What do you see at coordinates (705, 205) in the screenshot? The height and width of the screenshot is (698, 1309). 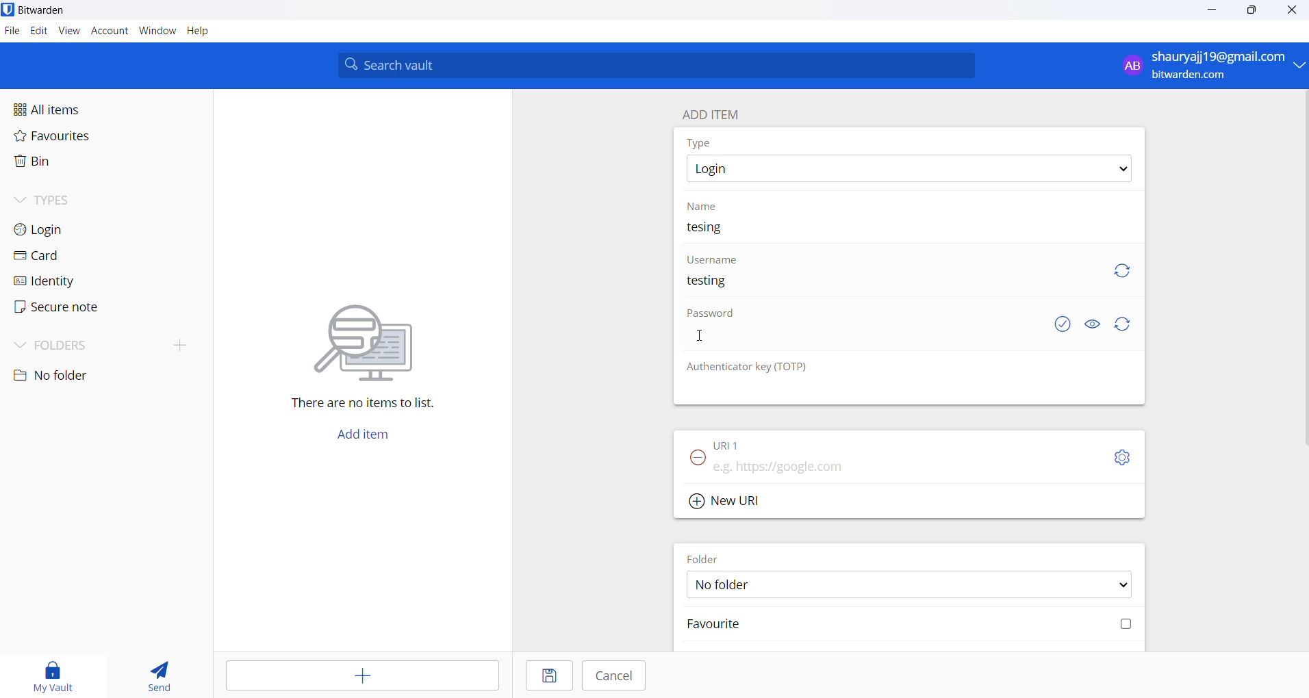 I see `Name` at bounding box center [705, 205].